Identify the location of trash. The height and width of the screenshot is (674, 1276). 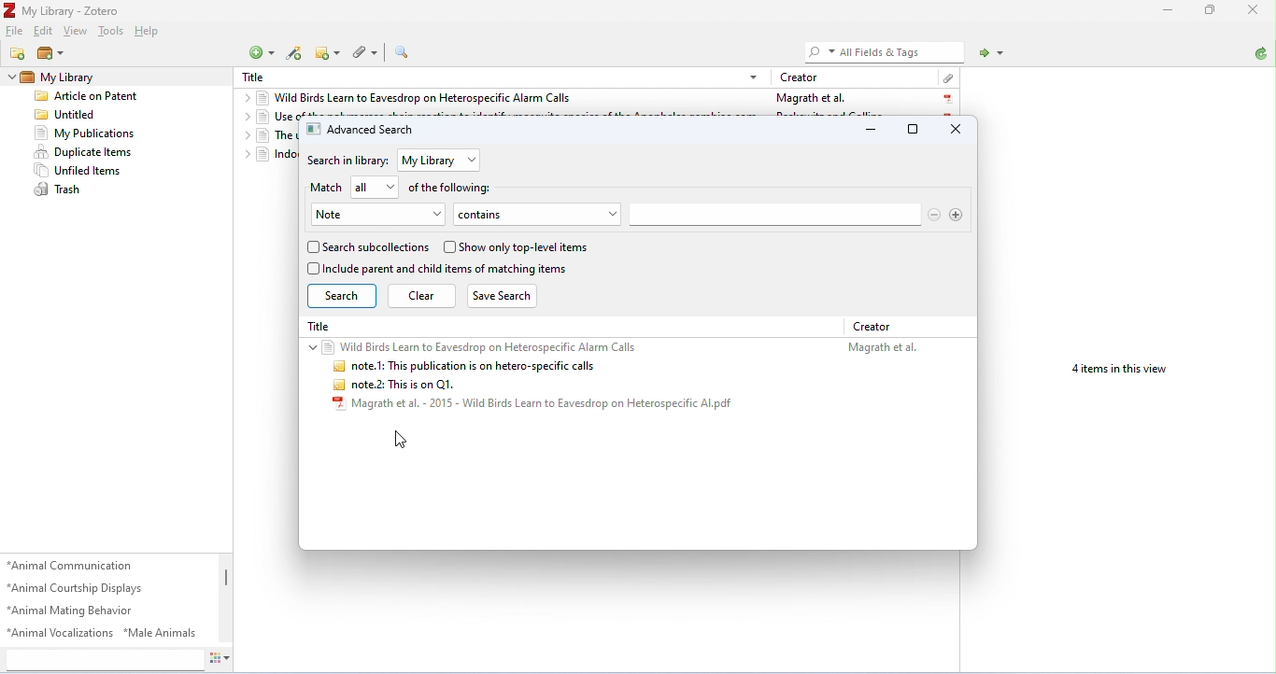
(59, 190).